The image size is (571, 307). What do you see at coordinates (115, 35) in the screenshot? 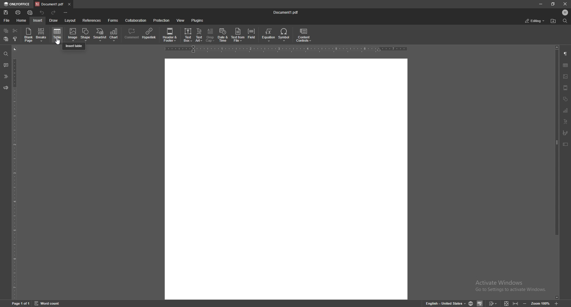
I see `chart` at bounding box center [115, 35].